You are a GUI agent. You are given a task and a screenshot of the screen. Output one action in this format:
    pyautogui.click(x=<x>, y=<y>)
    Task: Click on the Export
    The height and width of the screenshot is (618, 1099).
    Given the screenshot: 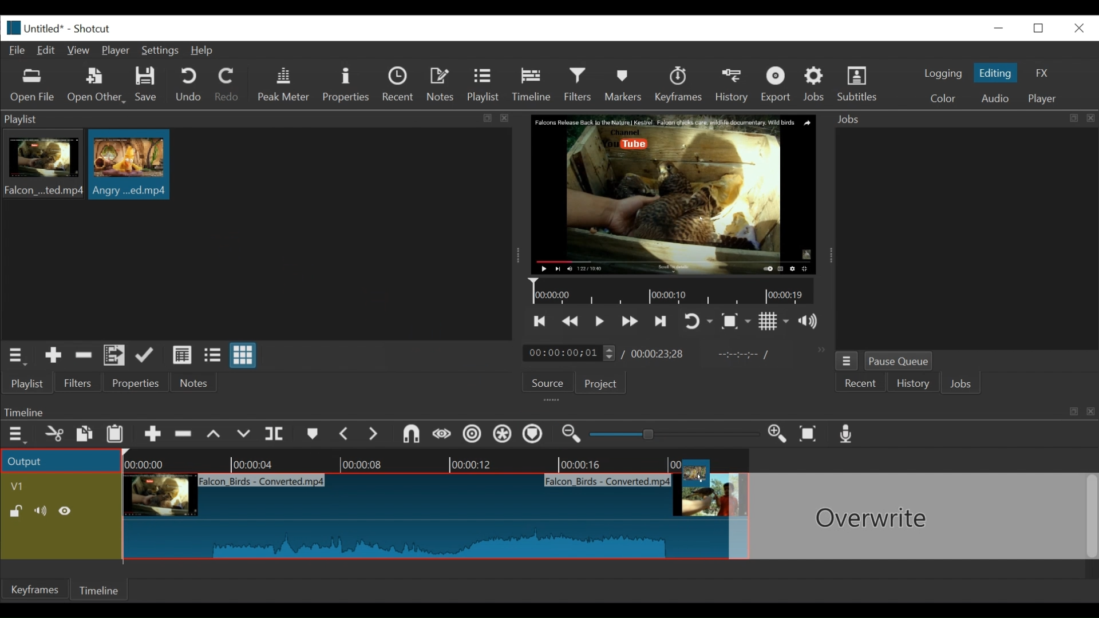 What is the action you would take?
    pyautogui.click(x=778, y=86)
    